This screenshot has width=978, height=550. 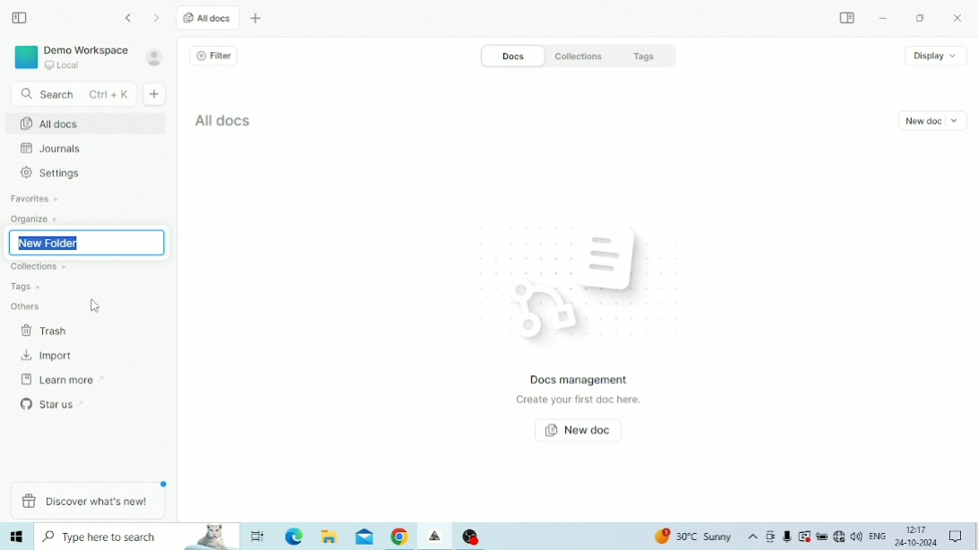 I want to click on New tab, so click(x=257, y=19).